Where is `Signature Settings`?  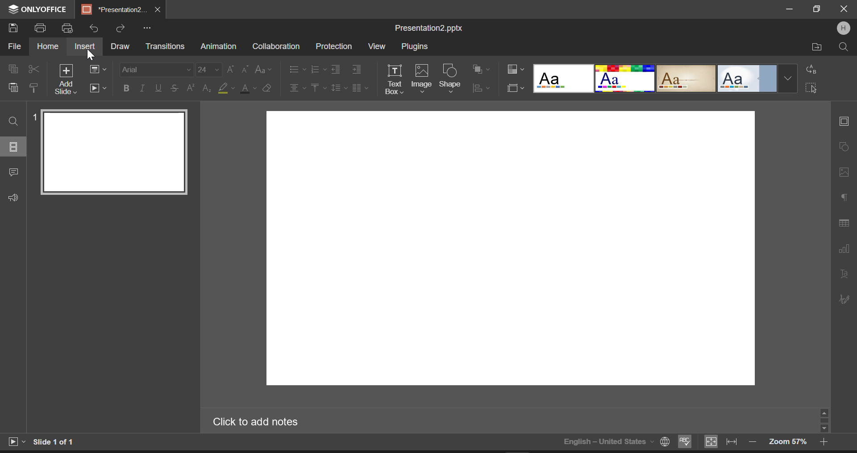 Signature Settings is located at coordinates (843, 299).